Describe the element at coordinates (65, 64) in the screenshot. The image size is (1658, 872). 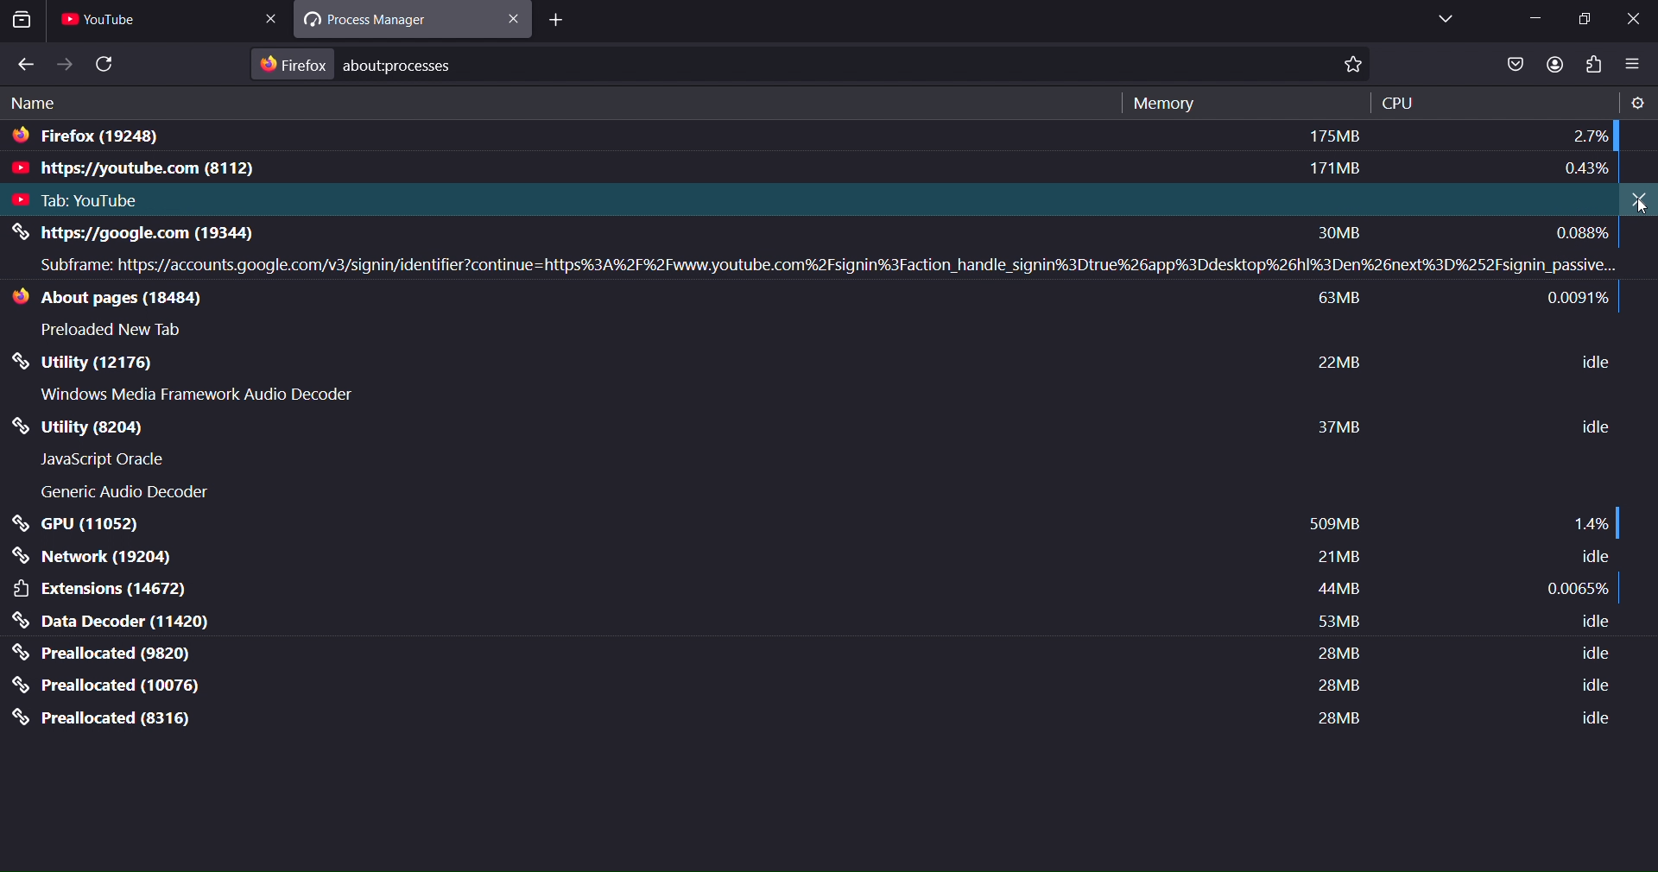
I see `go forward one page` at that location.